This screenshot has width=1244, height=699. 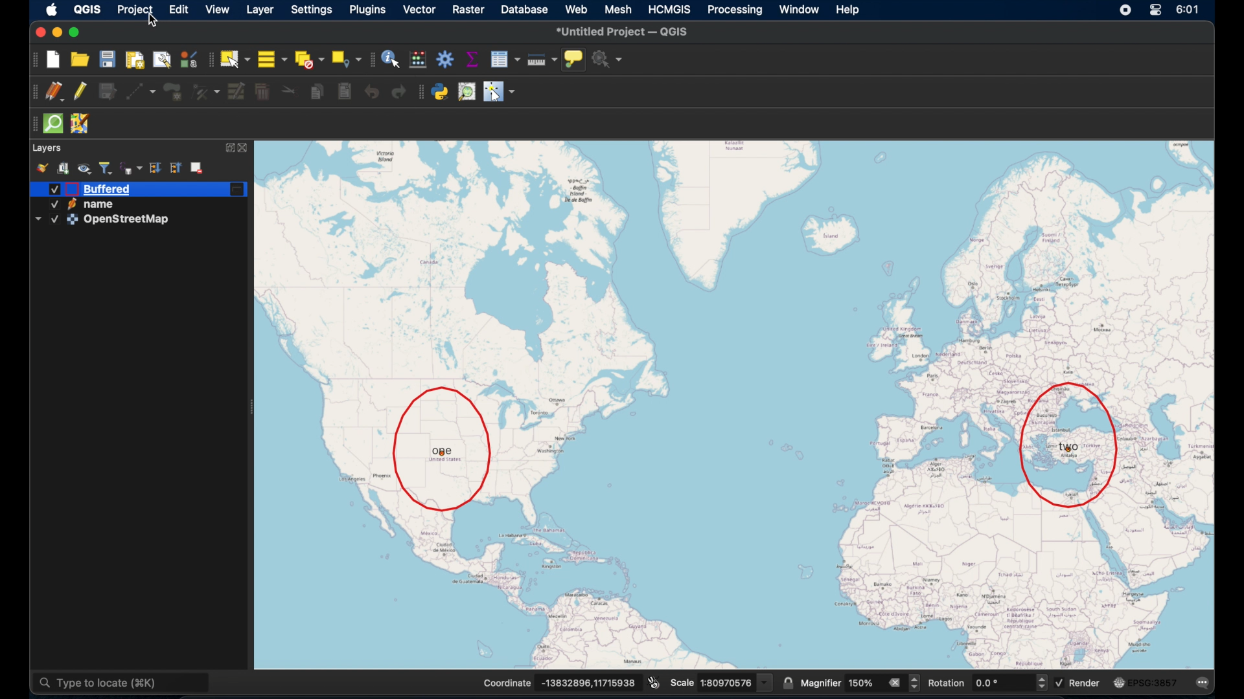 What do you see at coordinates (52, 205) in the screenshot?
I see `Checked checkbox` at bounding box center [52, 205].